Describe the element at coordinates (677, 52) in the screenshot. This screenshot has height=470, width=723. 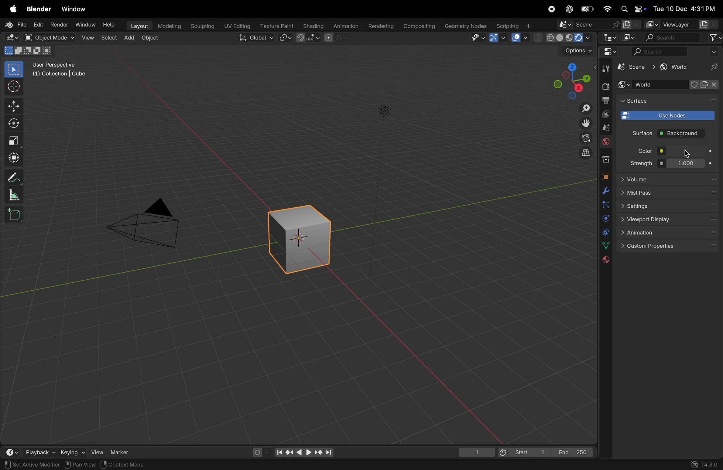
I see `` at that location.